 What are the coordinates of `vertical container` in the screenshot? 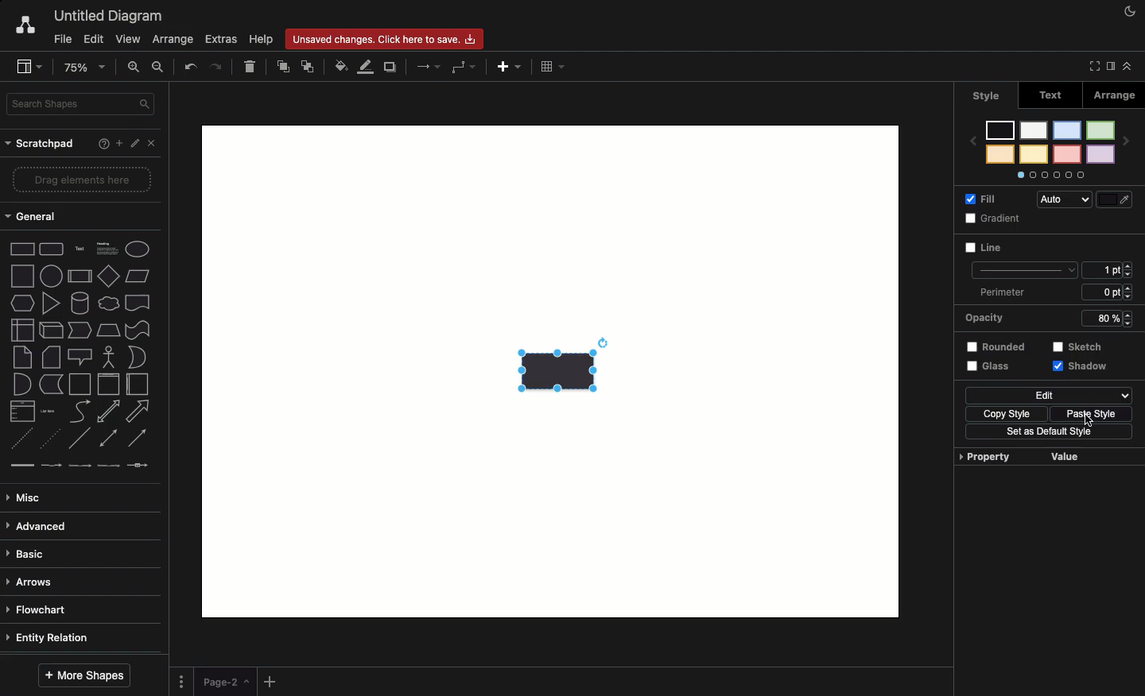 It's located at (107, 385).